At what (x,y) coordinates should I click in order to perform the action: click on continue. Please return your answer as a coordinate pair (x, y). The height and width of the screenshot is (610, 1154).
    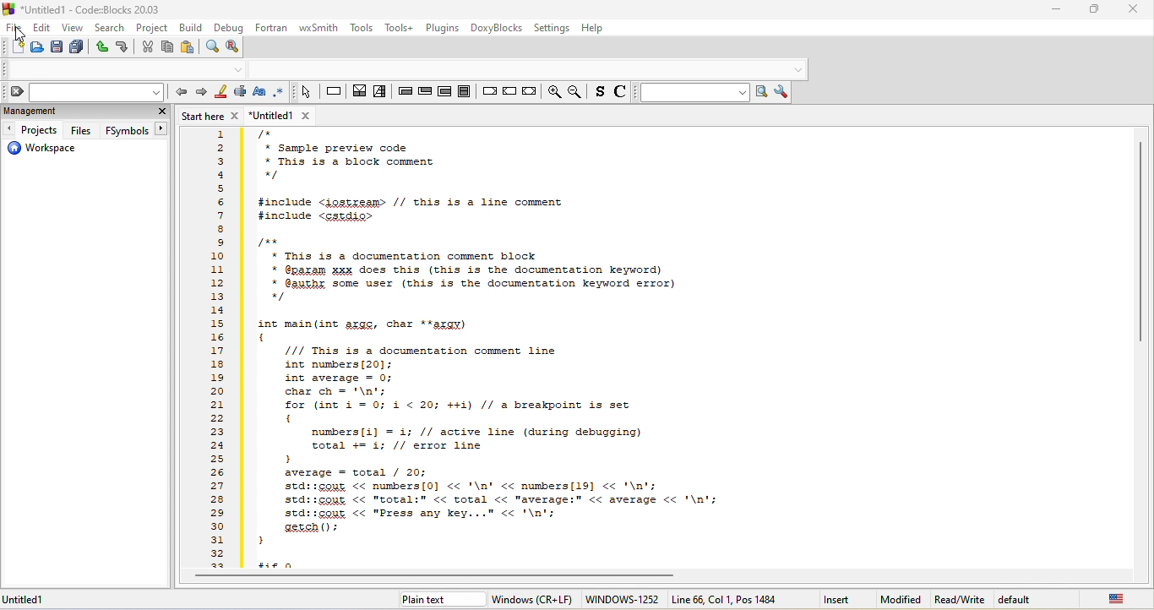
    Looking at the image, I should click on (509, 90).